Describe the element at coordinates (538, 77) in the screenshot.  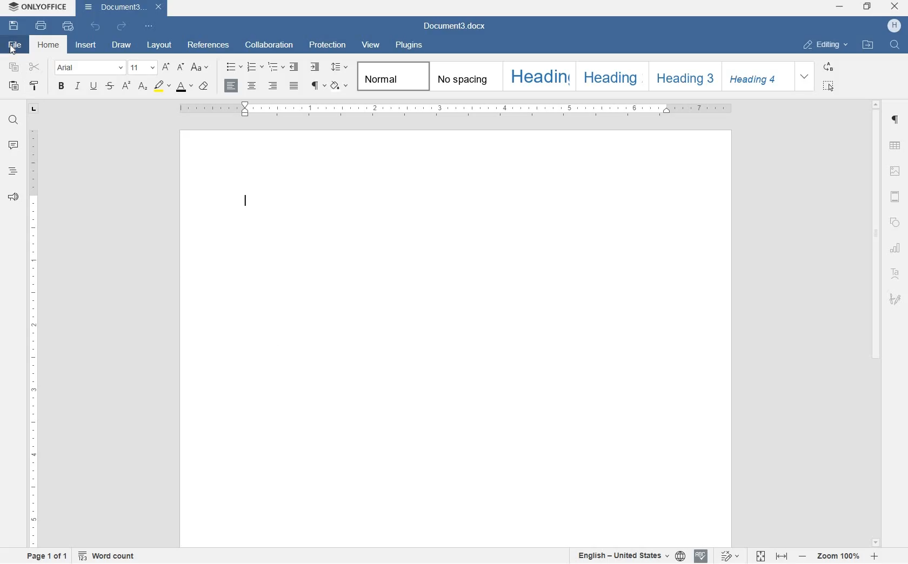
I see `heading 1` at that location.